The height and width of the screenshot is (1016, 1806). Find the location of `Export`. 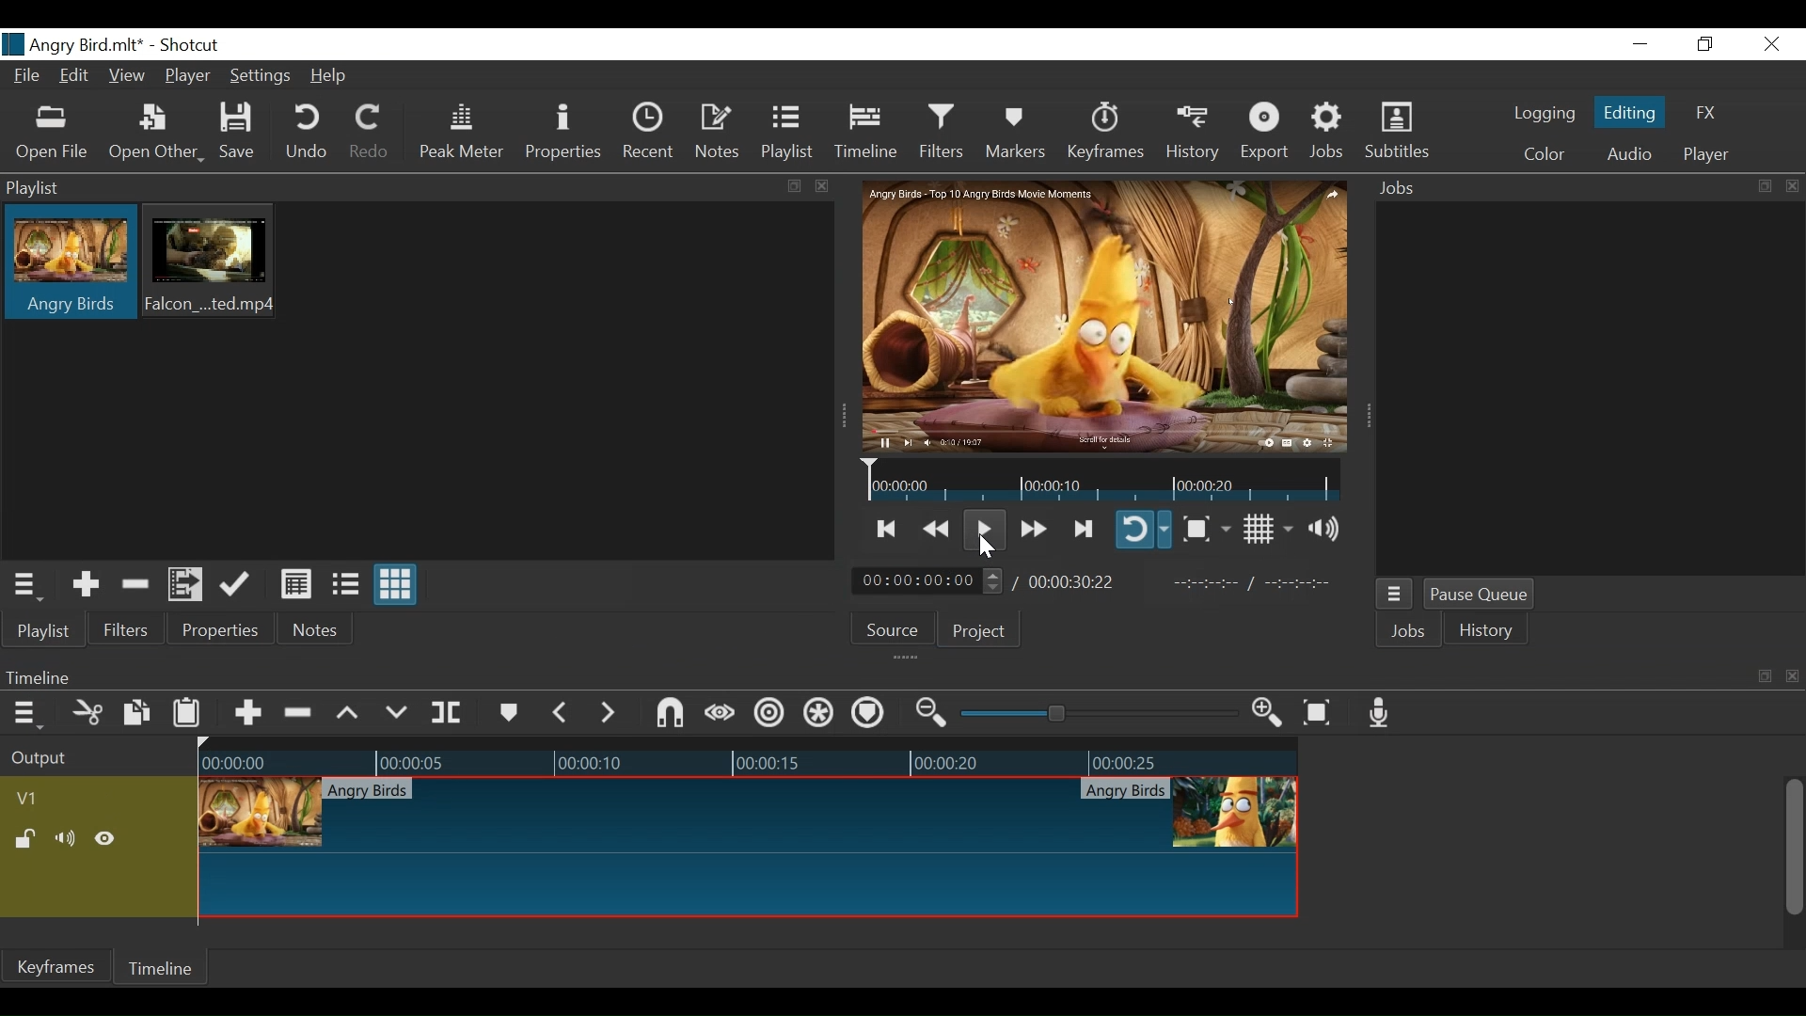

Export is located at coordinates (1269, 135).